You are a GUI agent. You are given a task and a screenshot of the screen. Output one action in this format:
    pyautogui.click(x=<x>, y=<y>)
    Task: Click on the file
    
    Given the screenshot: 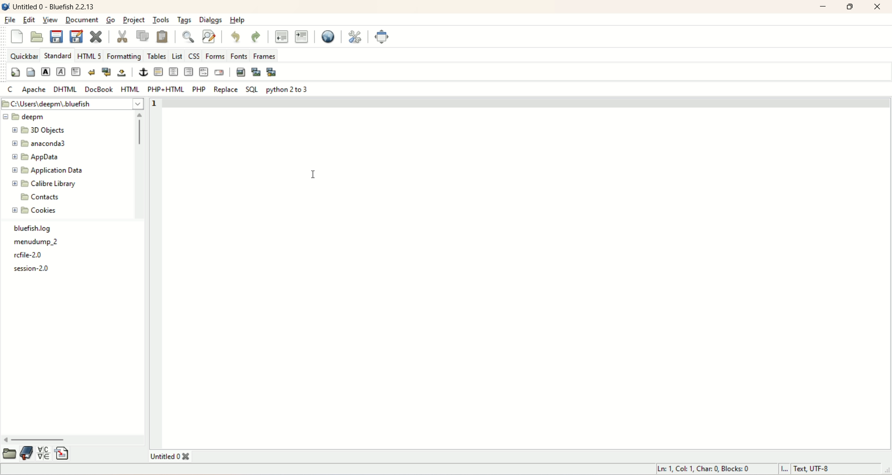 What is the action you would take?
    pyautogui.click(x=10, y=20)
    